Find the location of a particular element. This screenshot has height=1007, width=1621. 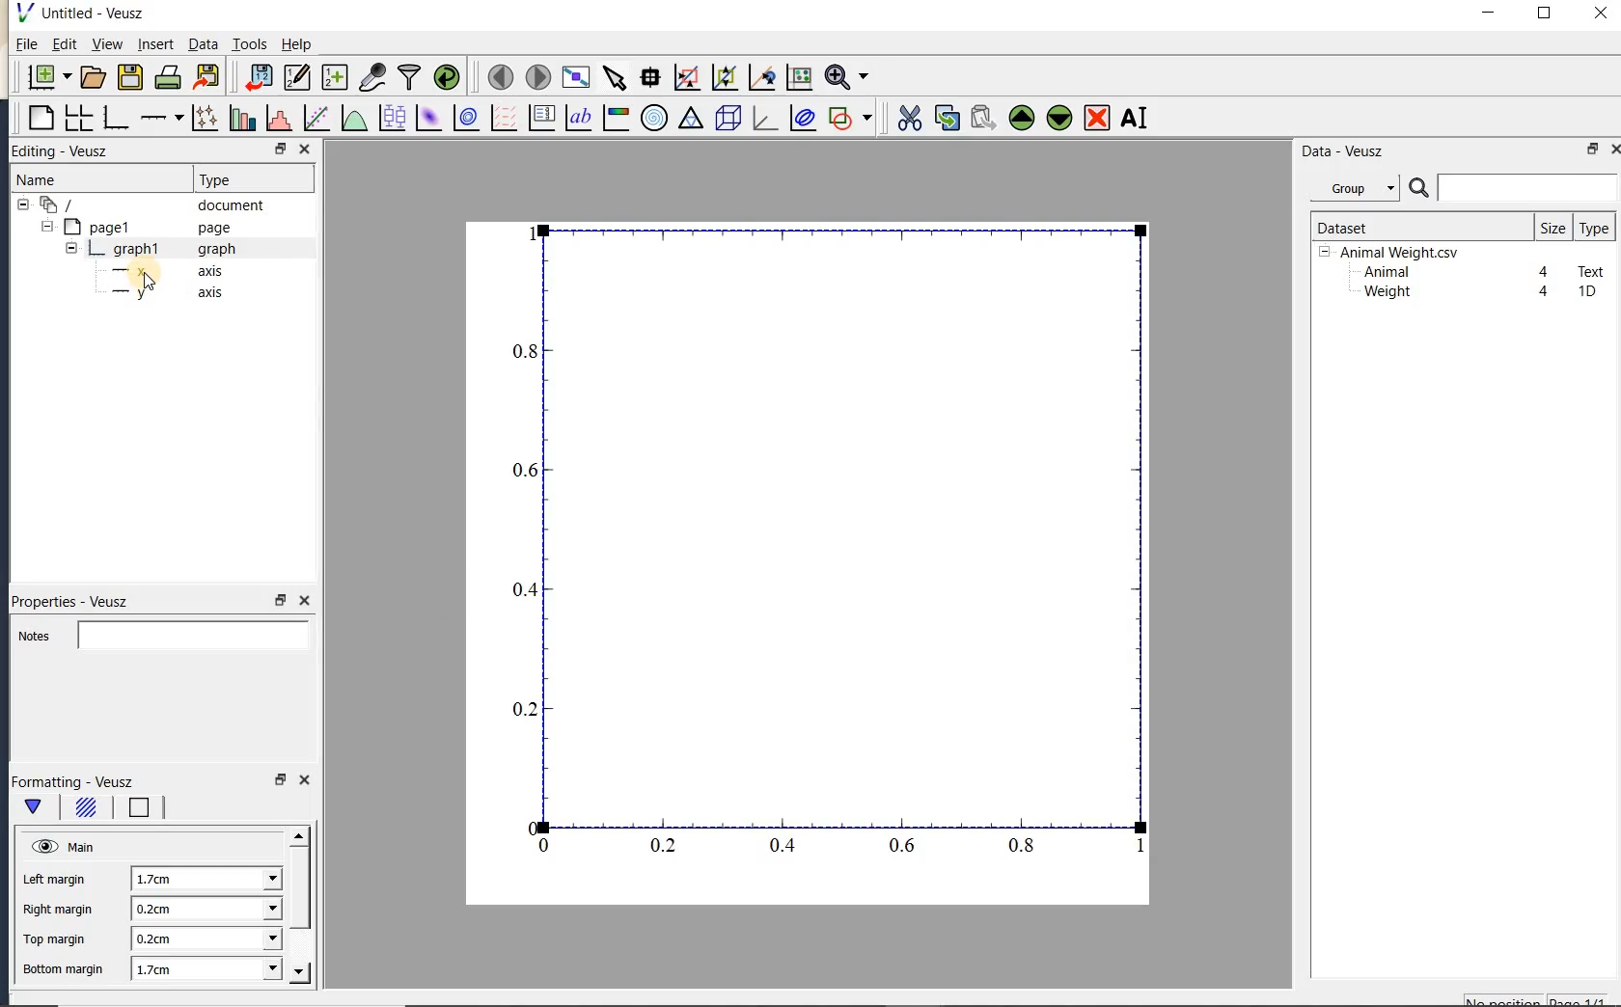

0.2cm is located at coordinates (205, 909).